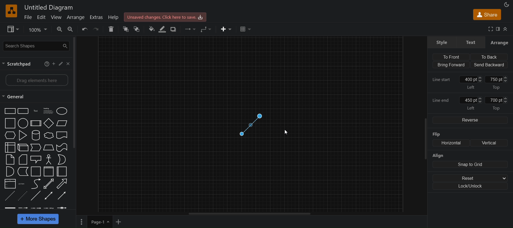  I want to click on line start, so click(443, 80).